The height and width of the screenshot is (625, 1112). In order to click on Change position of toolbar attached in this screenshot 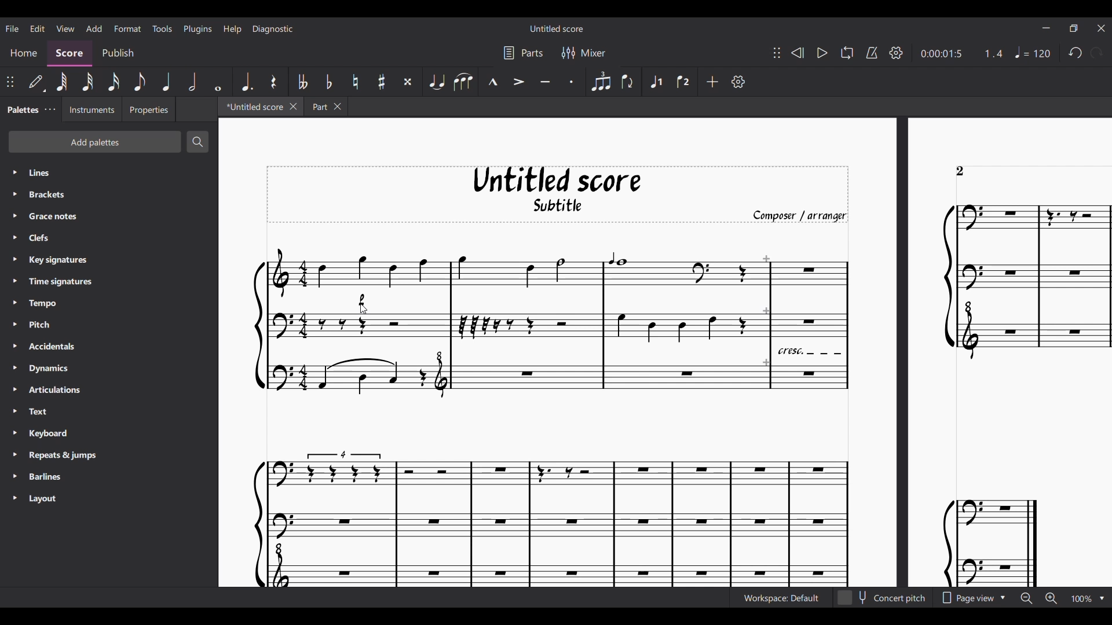, I will do `click(10, 82)`.